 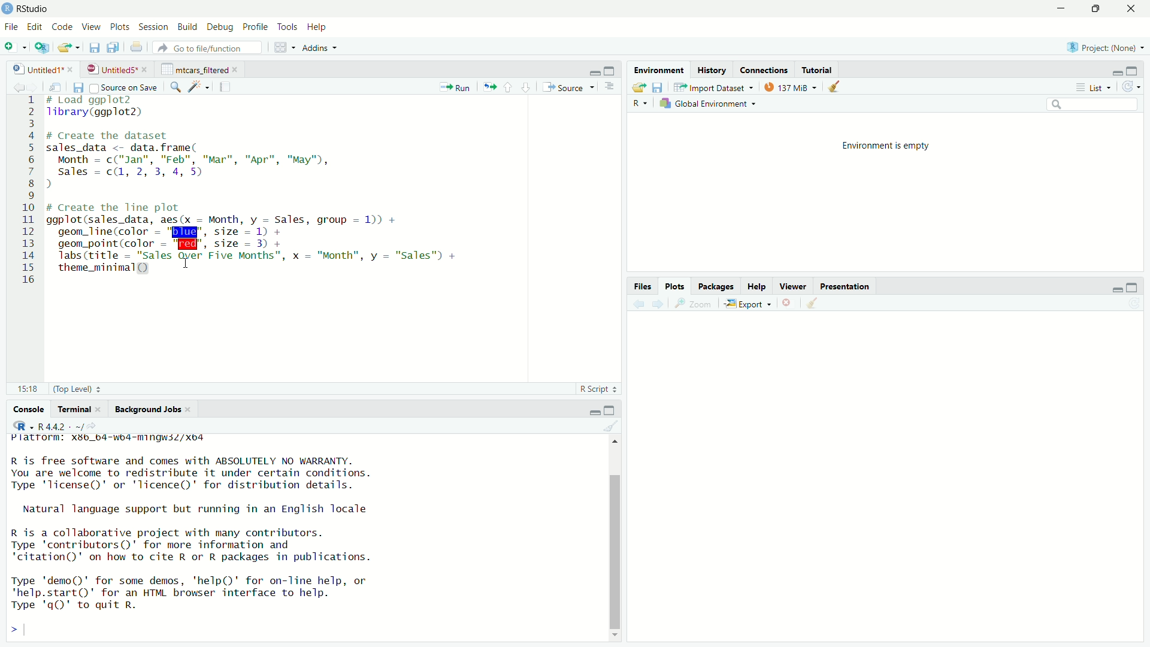 What do you see at coordinates (238, 69) in the screenshot?
I see `close` at bounding box center [238, 69].